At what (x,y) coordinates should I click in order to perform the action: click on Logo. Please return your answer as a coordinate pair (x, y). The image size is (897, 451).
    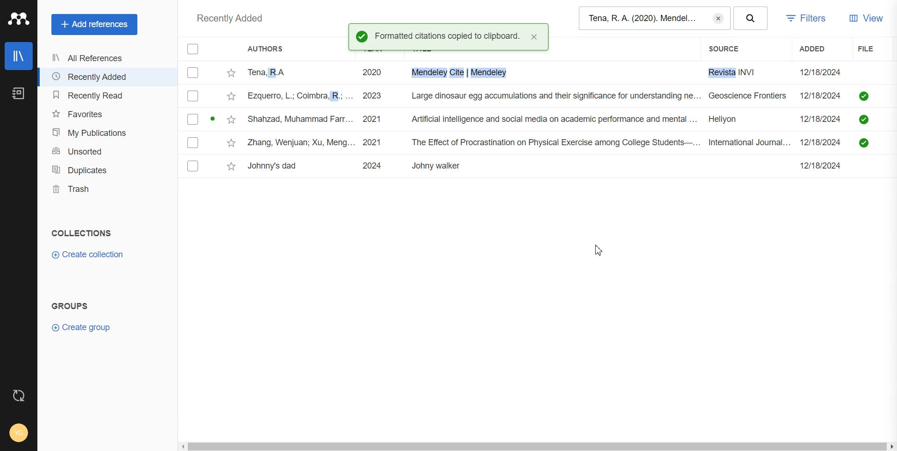
    Looking at the image, I should click on (18, 19).